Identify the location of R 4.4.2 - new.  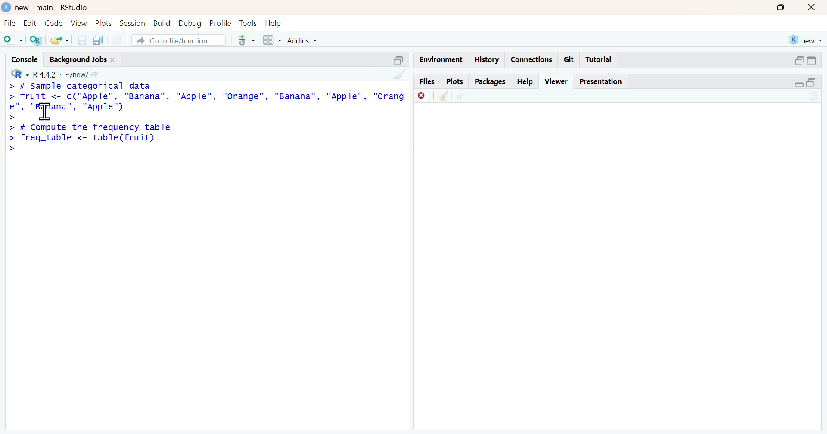
(46, 74).